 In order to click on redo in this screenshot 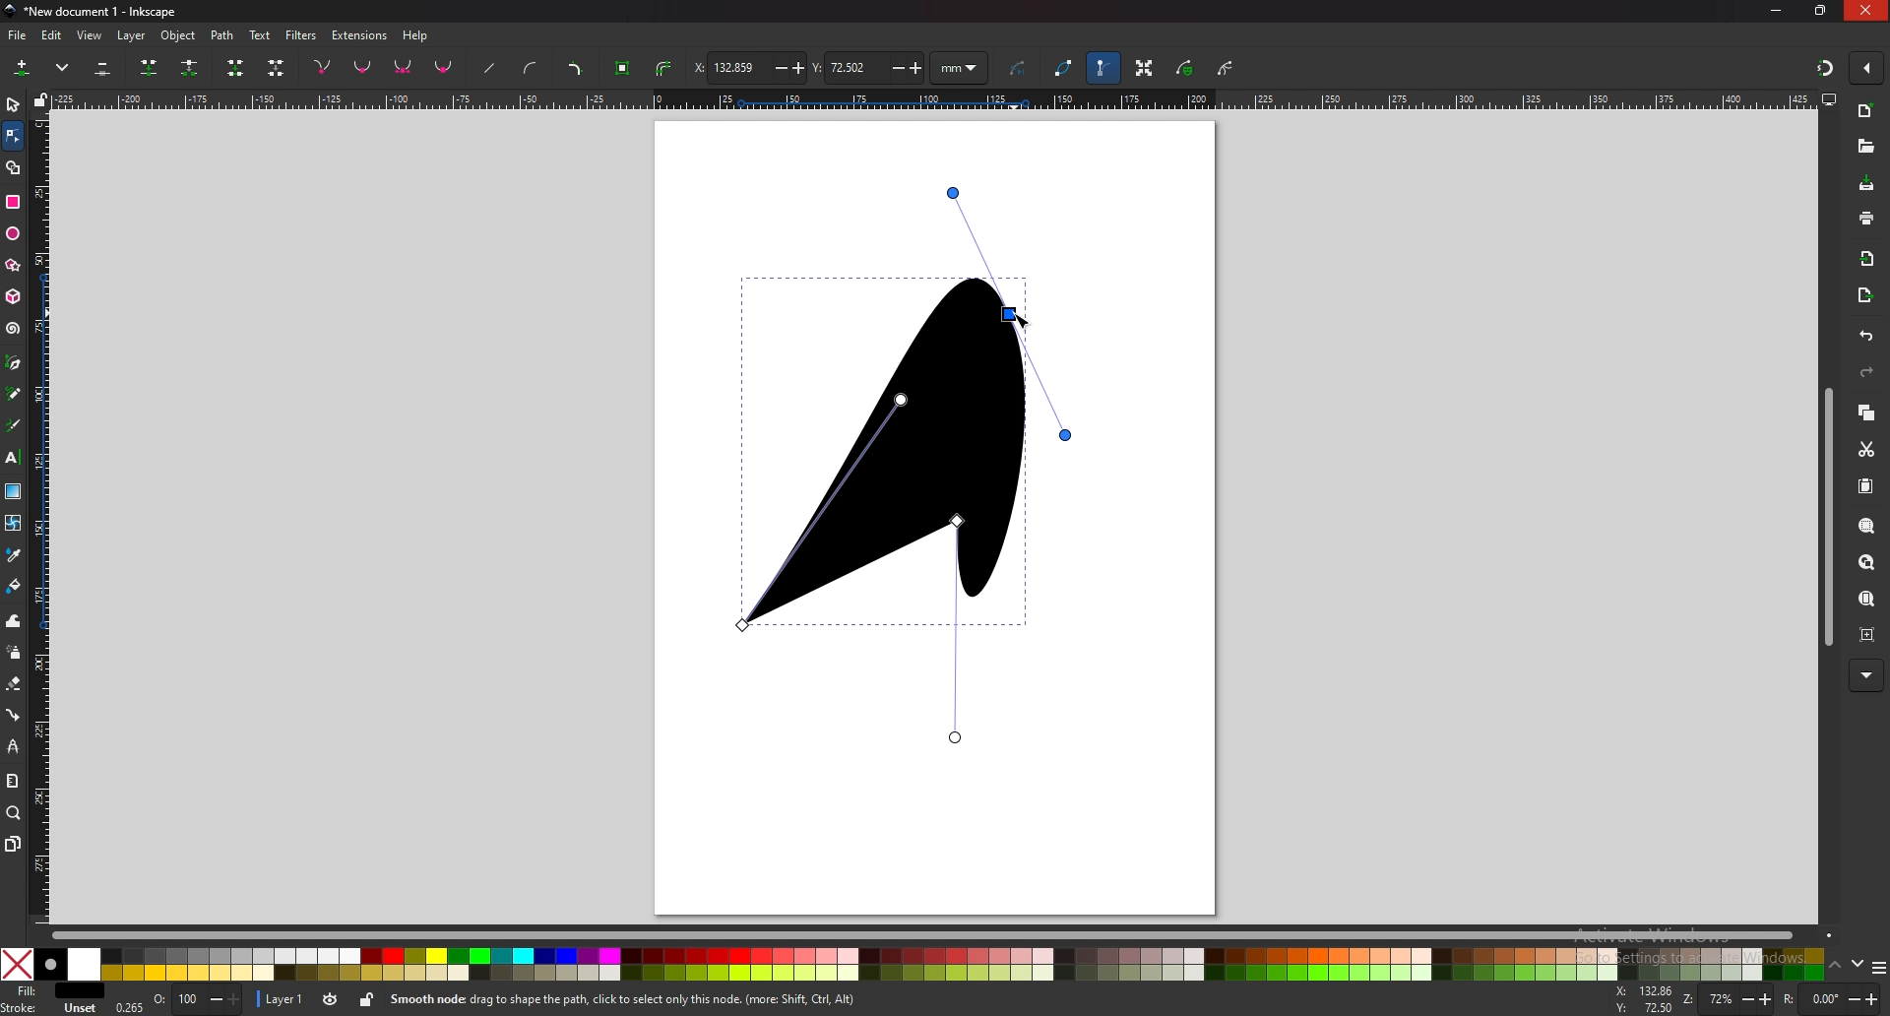, I will do `click(1866, 372)`.